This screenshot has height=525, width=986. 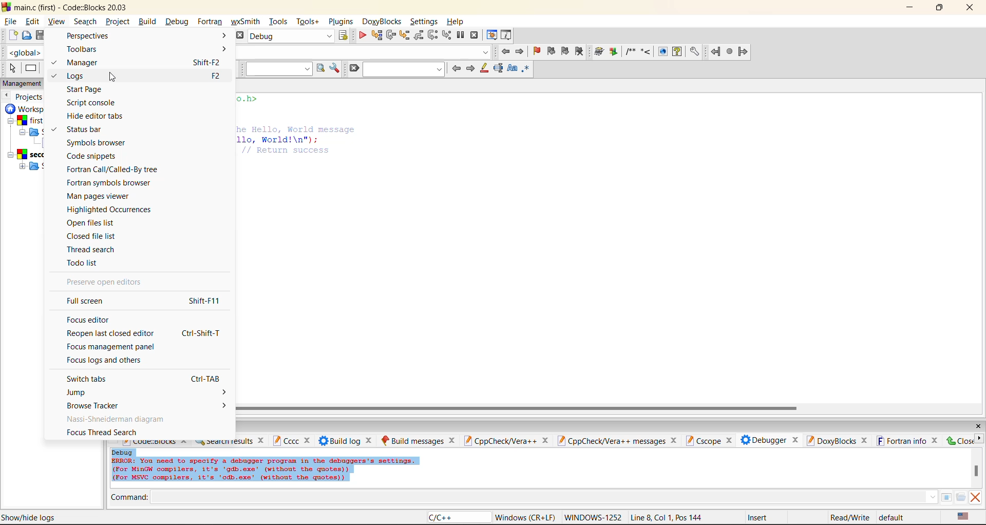 I want to click on cppcheck/vera++, so click(x=505, y=441).